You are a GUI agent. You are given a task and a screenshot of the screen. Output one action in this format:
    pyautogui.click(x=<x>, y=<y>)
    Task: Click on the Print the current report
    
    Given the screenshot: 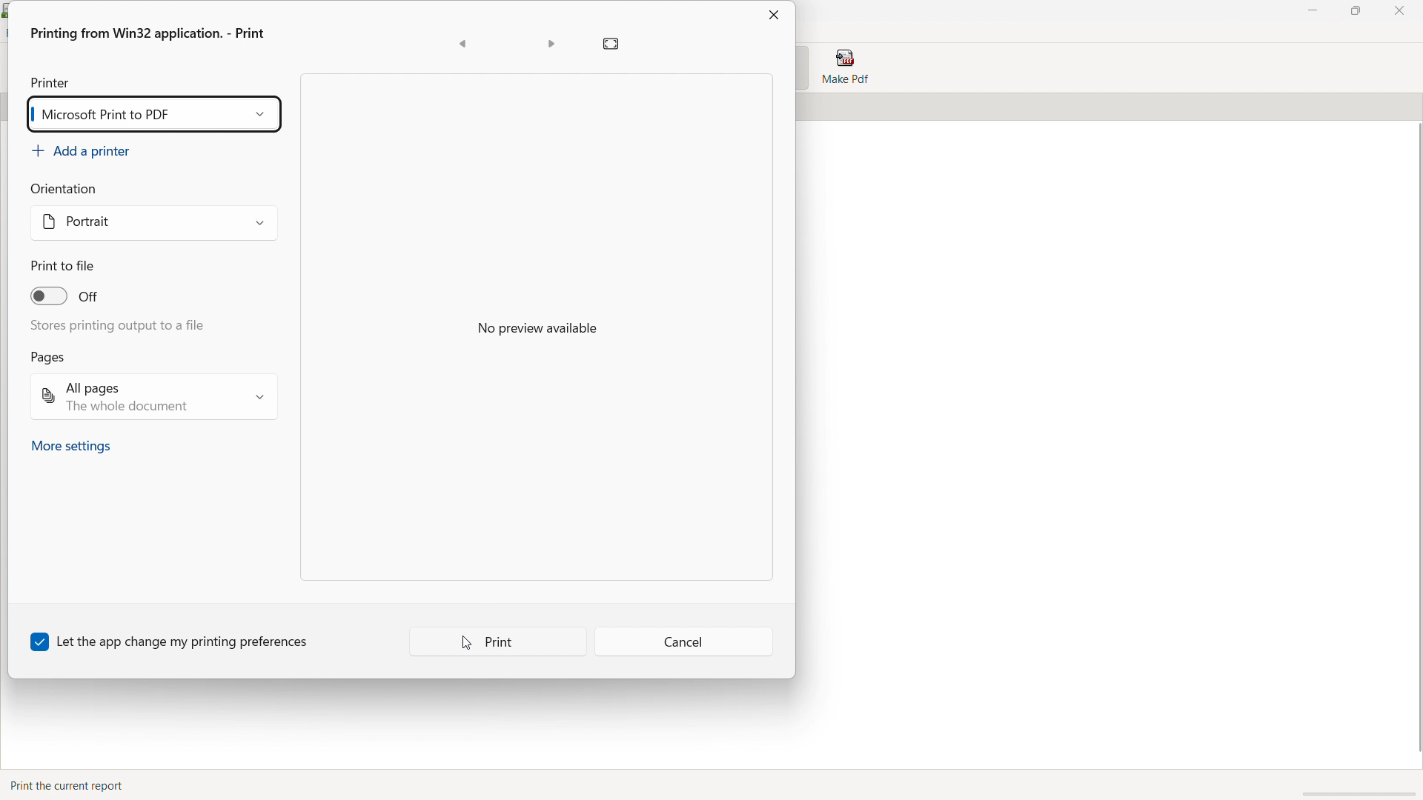 What is the action you would take?
    pyautogui.click(x=68, y=784)
    